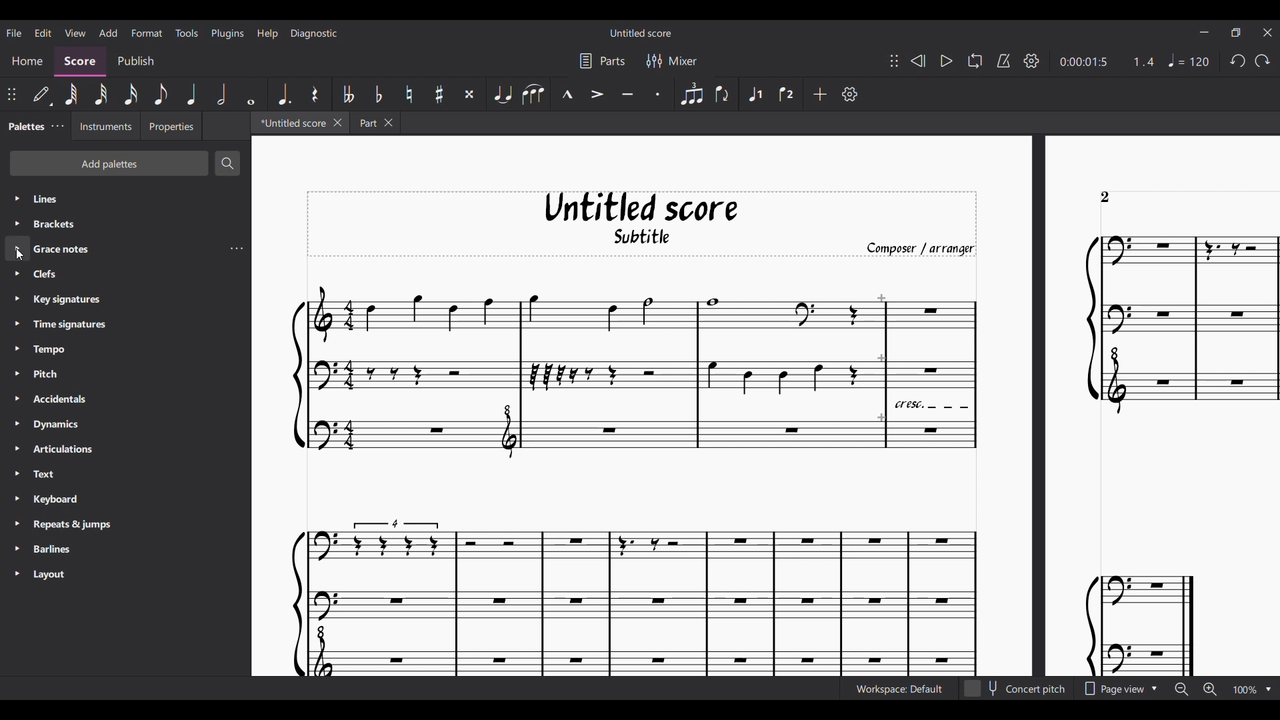  What do you see at coordinates (221, 94) in the screenshot?
I see `Half note` at bounding box center [221, 94].